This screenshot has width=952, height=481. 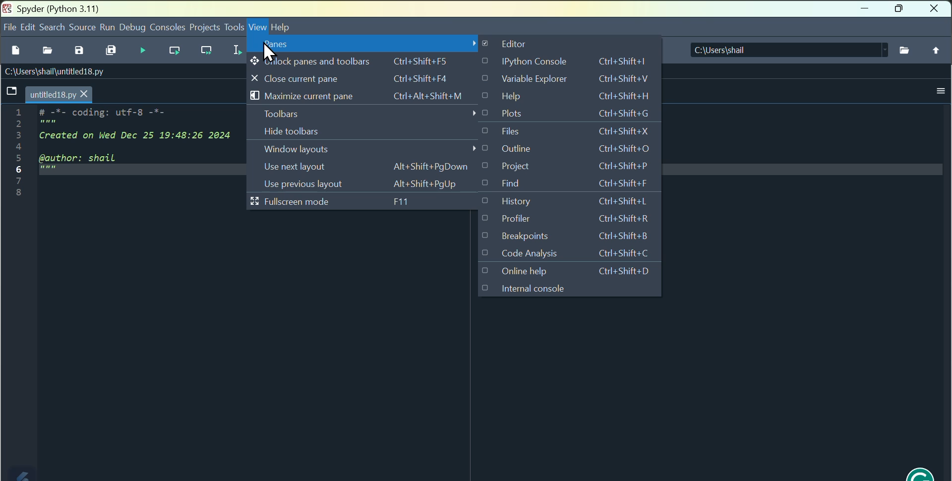 What do you see at coordinates (580, 61) in the screenshot?
I see `Python console` at bounding box center [580, 61].